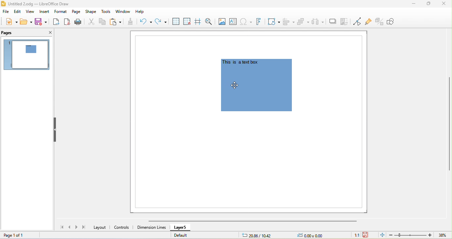  Describe the element at coordinates (57, 22) in the screenshot. I see `export` at that location.